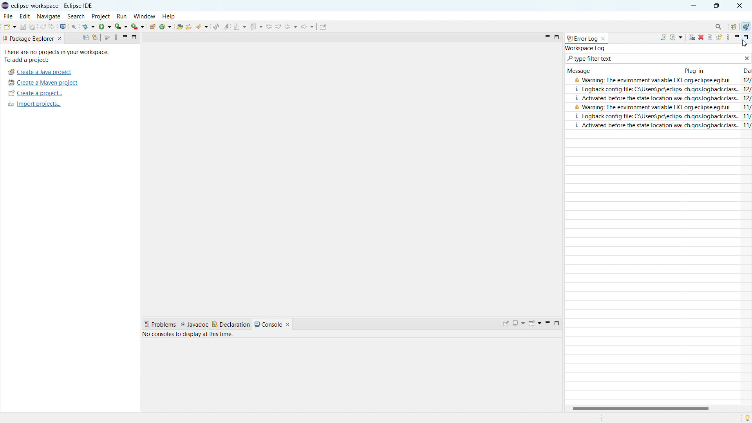 This screenshot has width=752, height=423. I want to click on declaration, so click(232, 324).